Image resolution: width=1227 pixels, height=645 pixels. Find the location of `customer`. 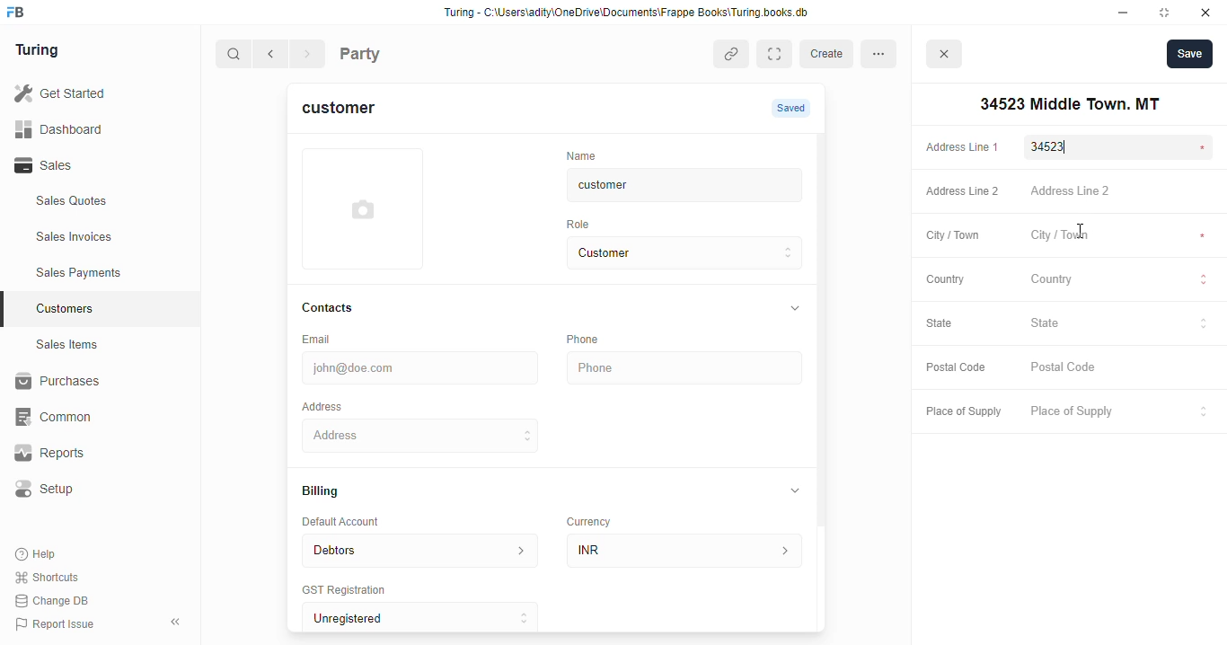

customer is located at coordinates (670, 185).